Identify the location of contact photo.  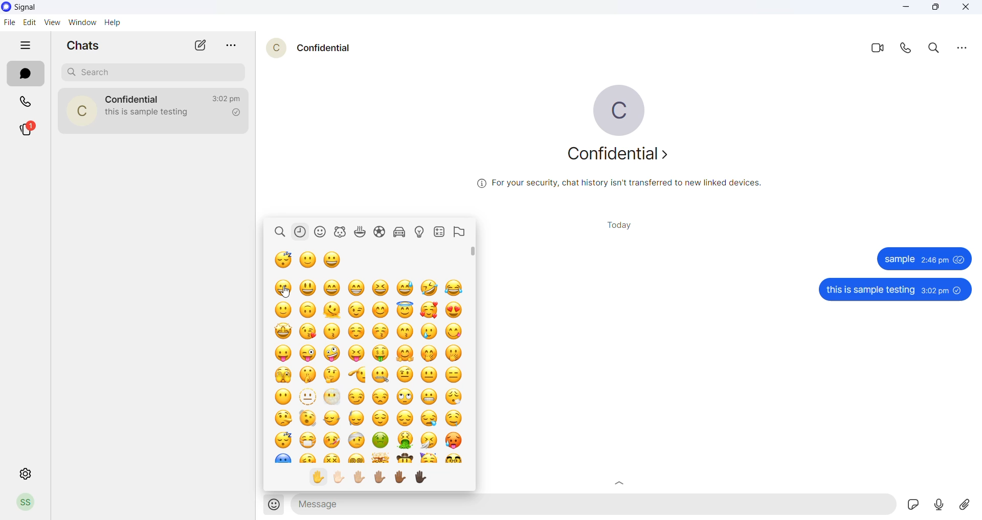
(81, 111).